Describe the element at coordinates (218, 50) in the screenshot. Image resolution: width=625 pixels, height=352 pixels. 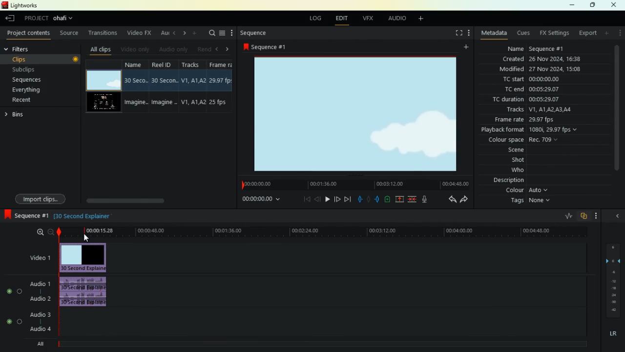
I see `left` at that location.